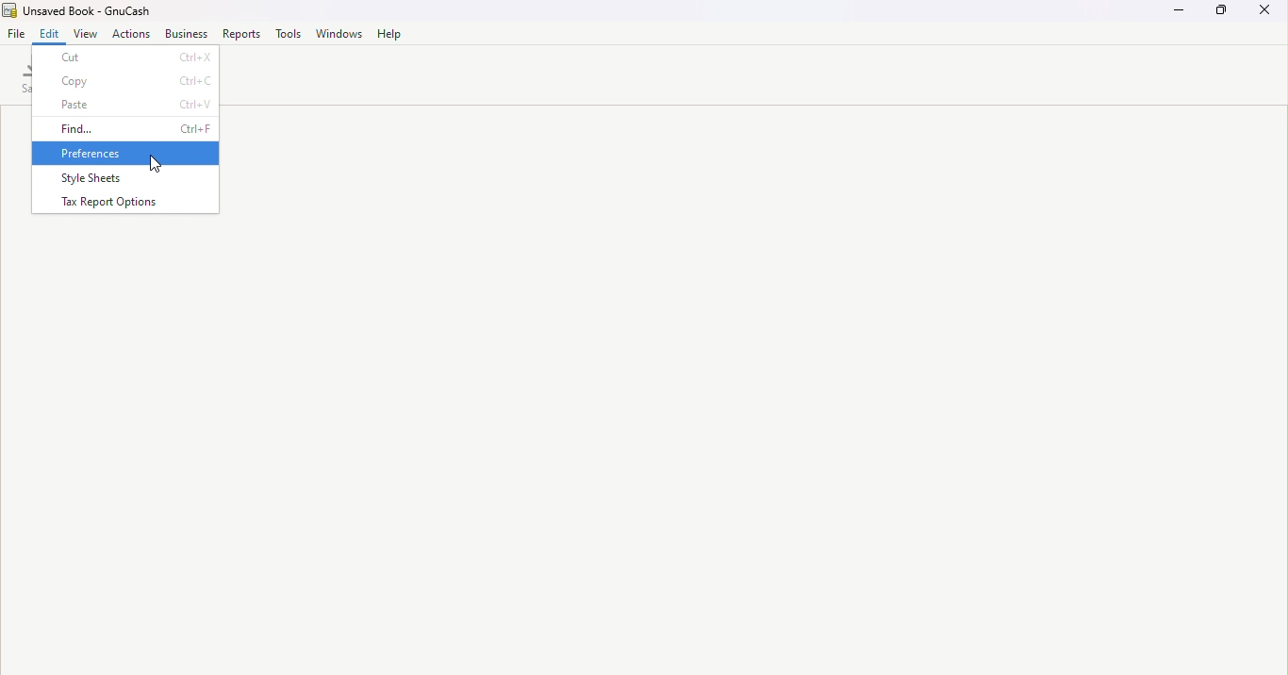 The image size is (1288, 675). Describe the element at coordinates (126, 128) in the screenshot. I see `Find` at that location.